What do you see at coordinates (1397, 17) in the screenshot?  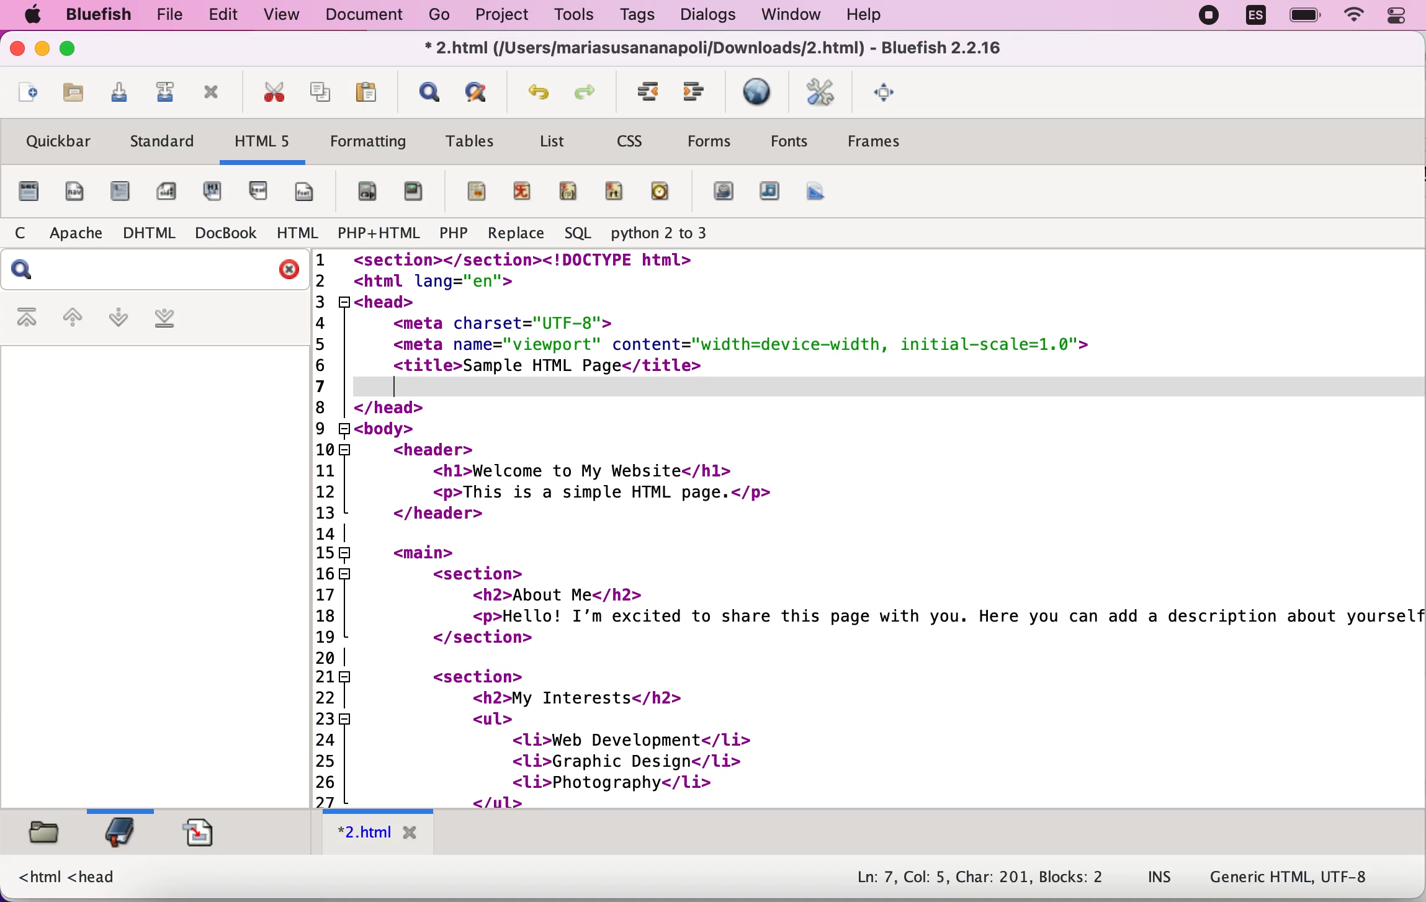 I see `panel control` at bounding box center [1397, 17].